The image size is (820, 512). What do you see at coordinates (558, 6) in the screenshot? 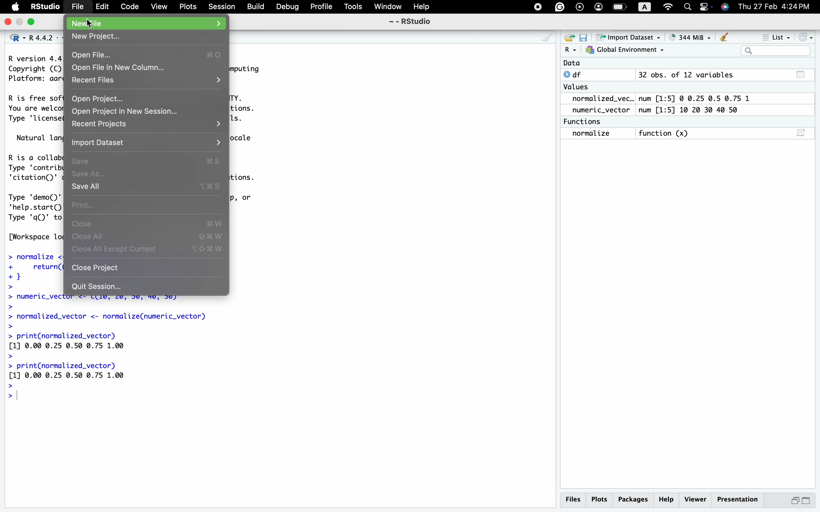
I see `google drive` at bounding box center [558, 6].